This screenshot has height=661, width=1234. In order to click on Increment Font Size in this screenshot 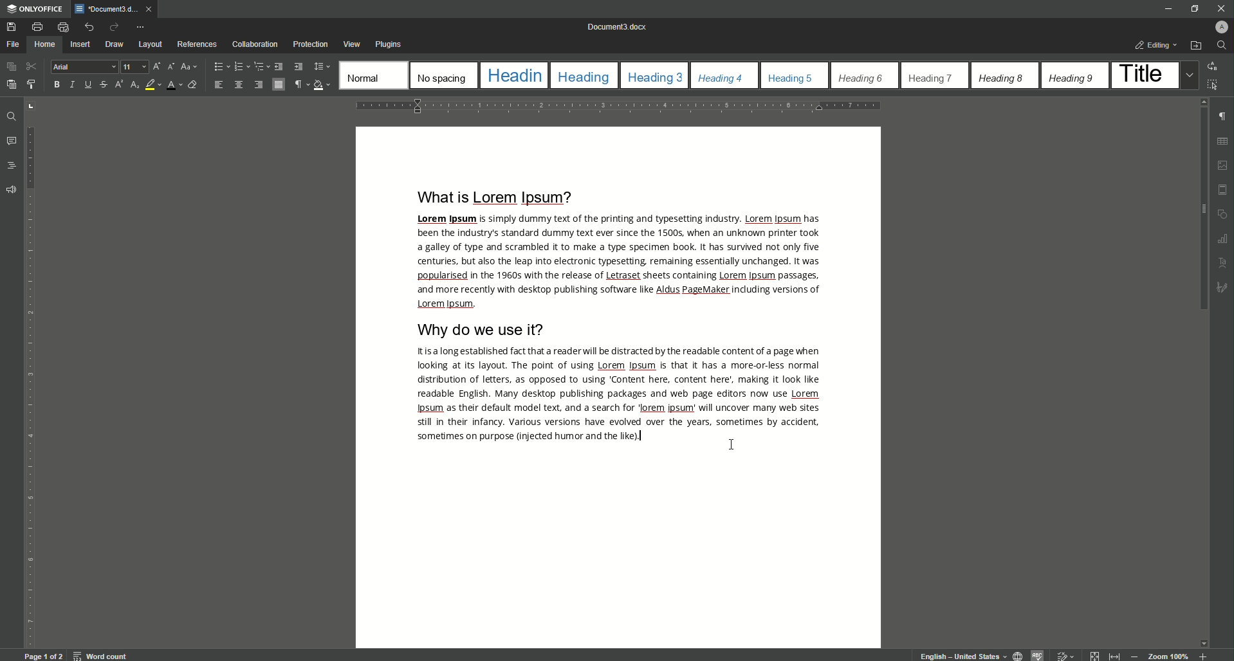, I will do `click(155, 67)`.